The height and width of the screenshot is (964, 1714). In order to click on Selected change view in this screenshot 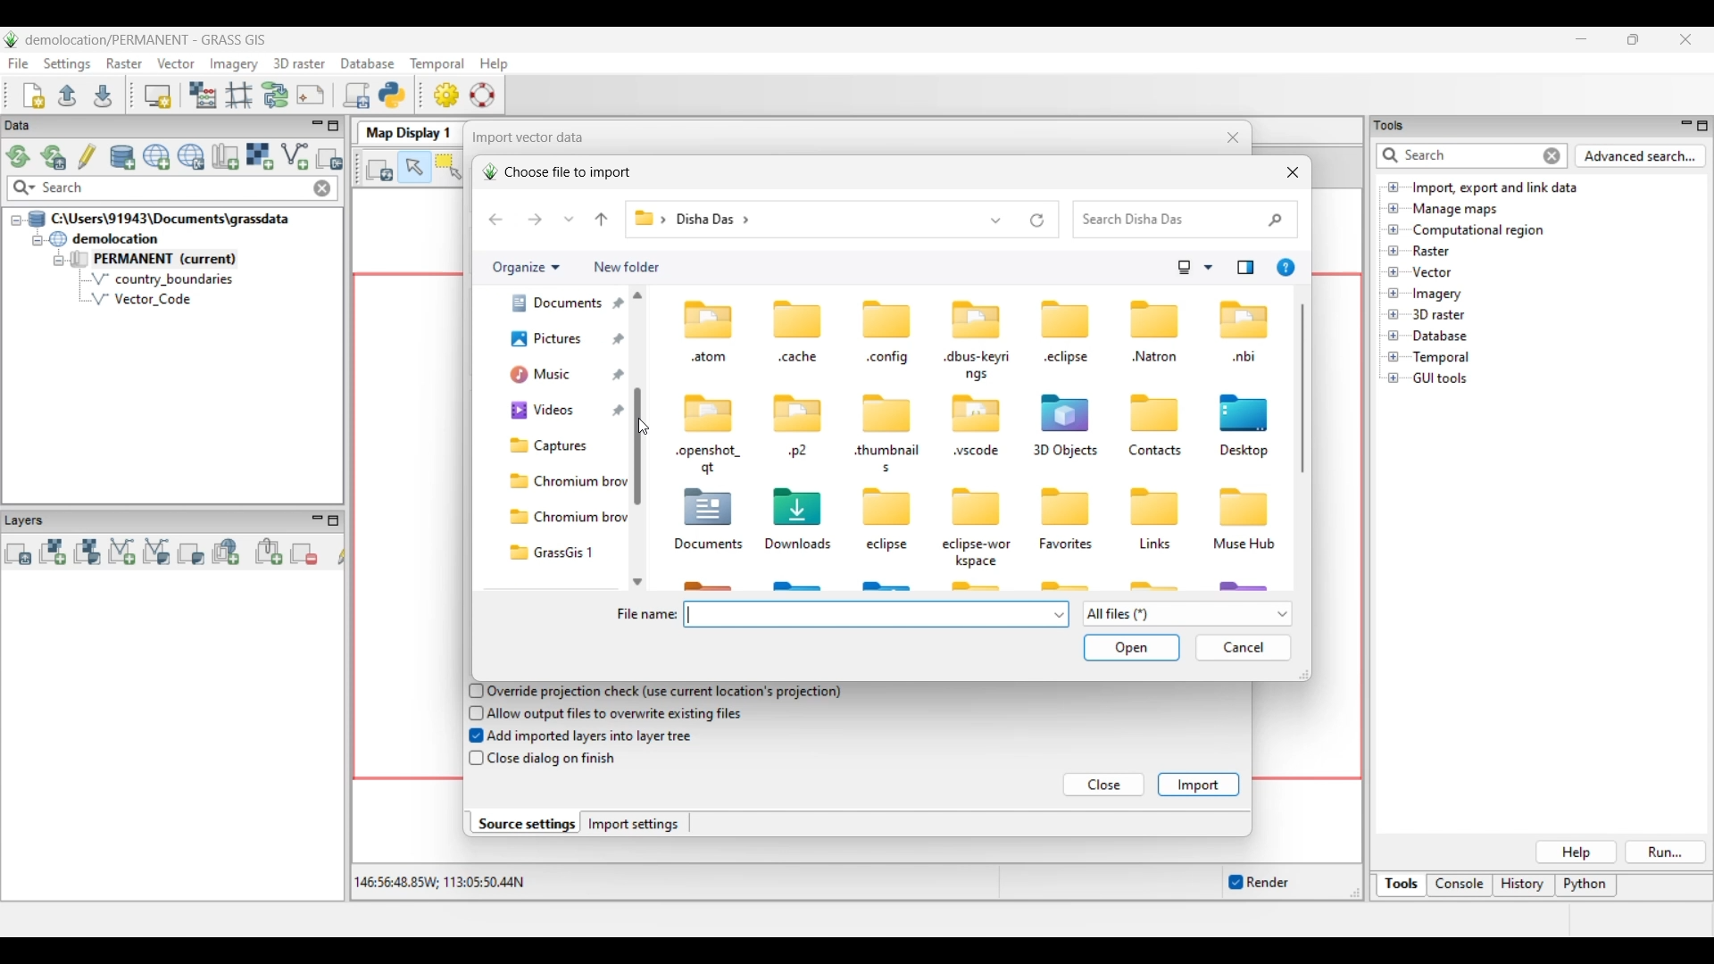, I will do `click(1185, 268)`.